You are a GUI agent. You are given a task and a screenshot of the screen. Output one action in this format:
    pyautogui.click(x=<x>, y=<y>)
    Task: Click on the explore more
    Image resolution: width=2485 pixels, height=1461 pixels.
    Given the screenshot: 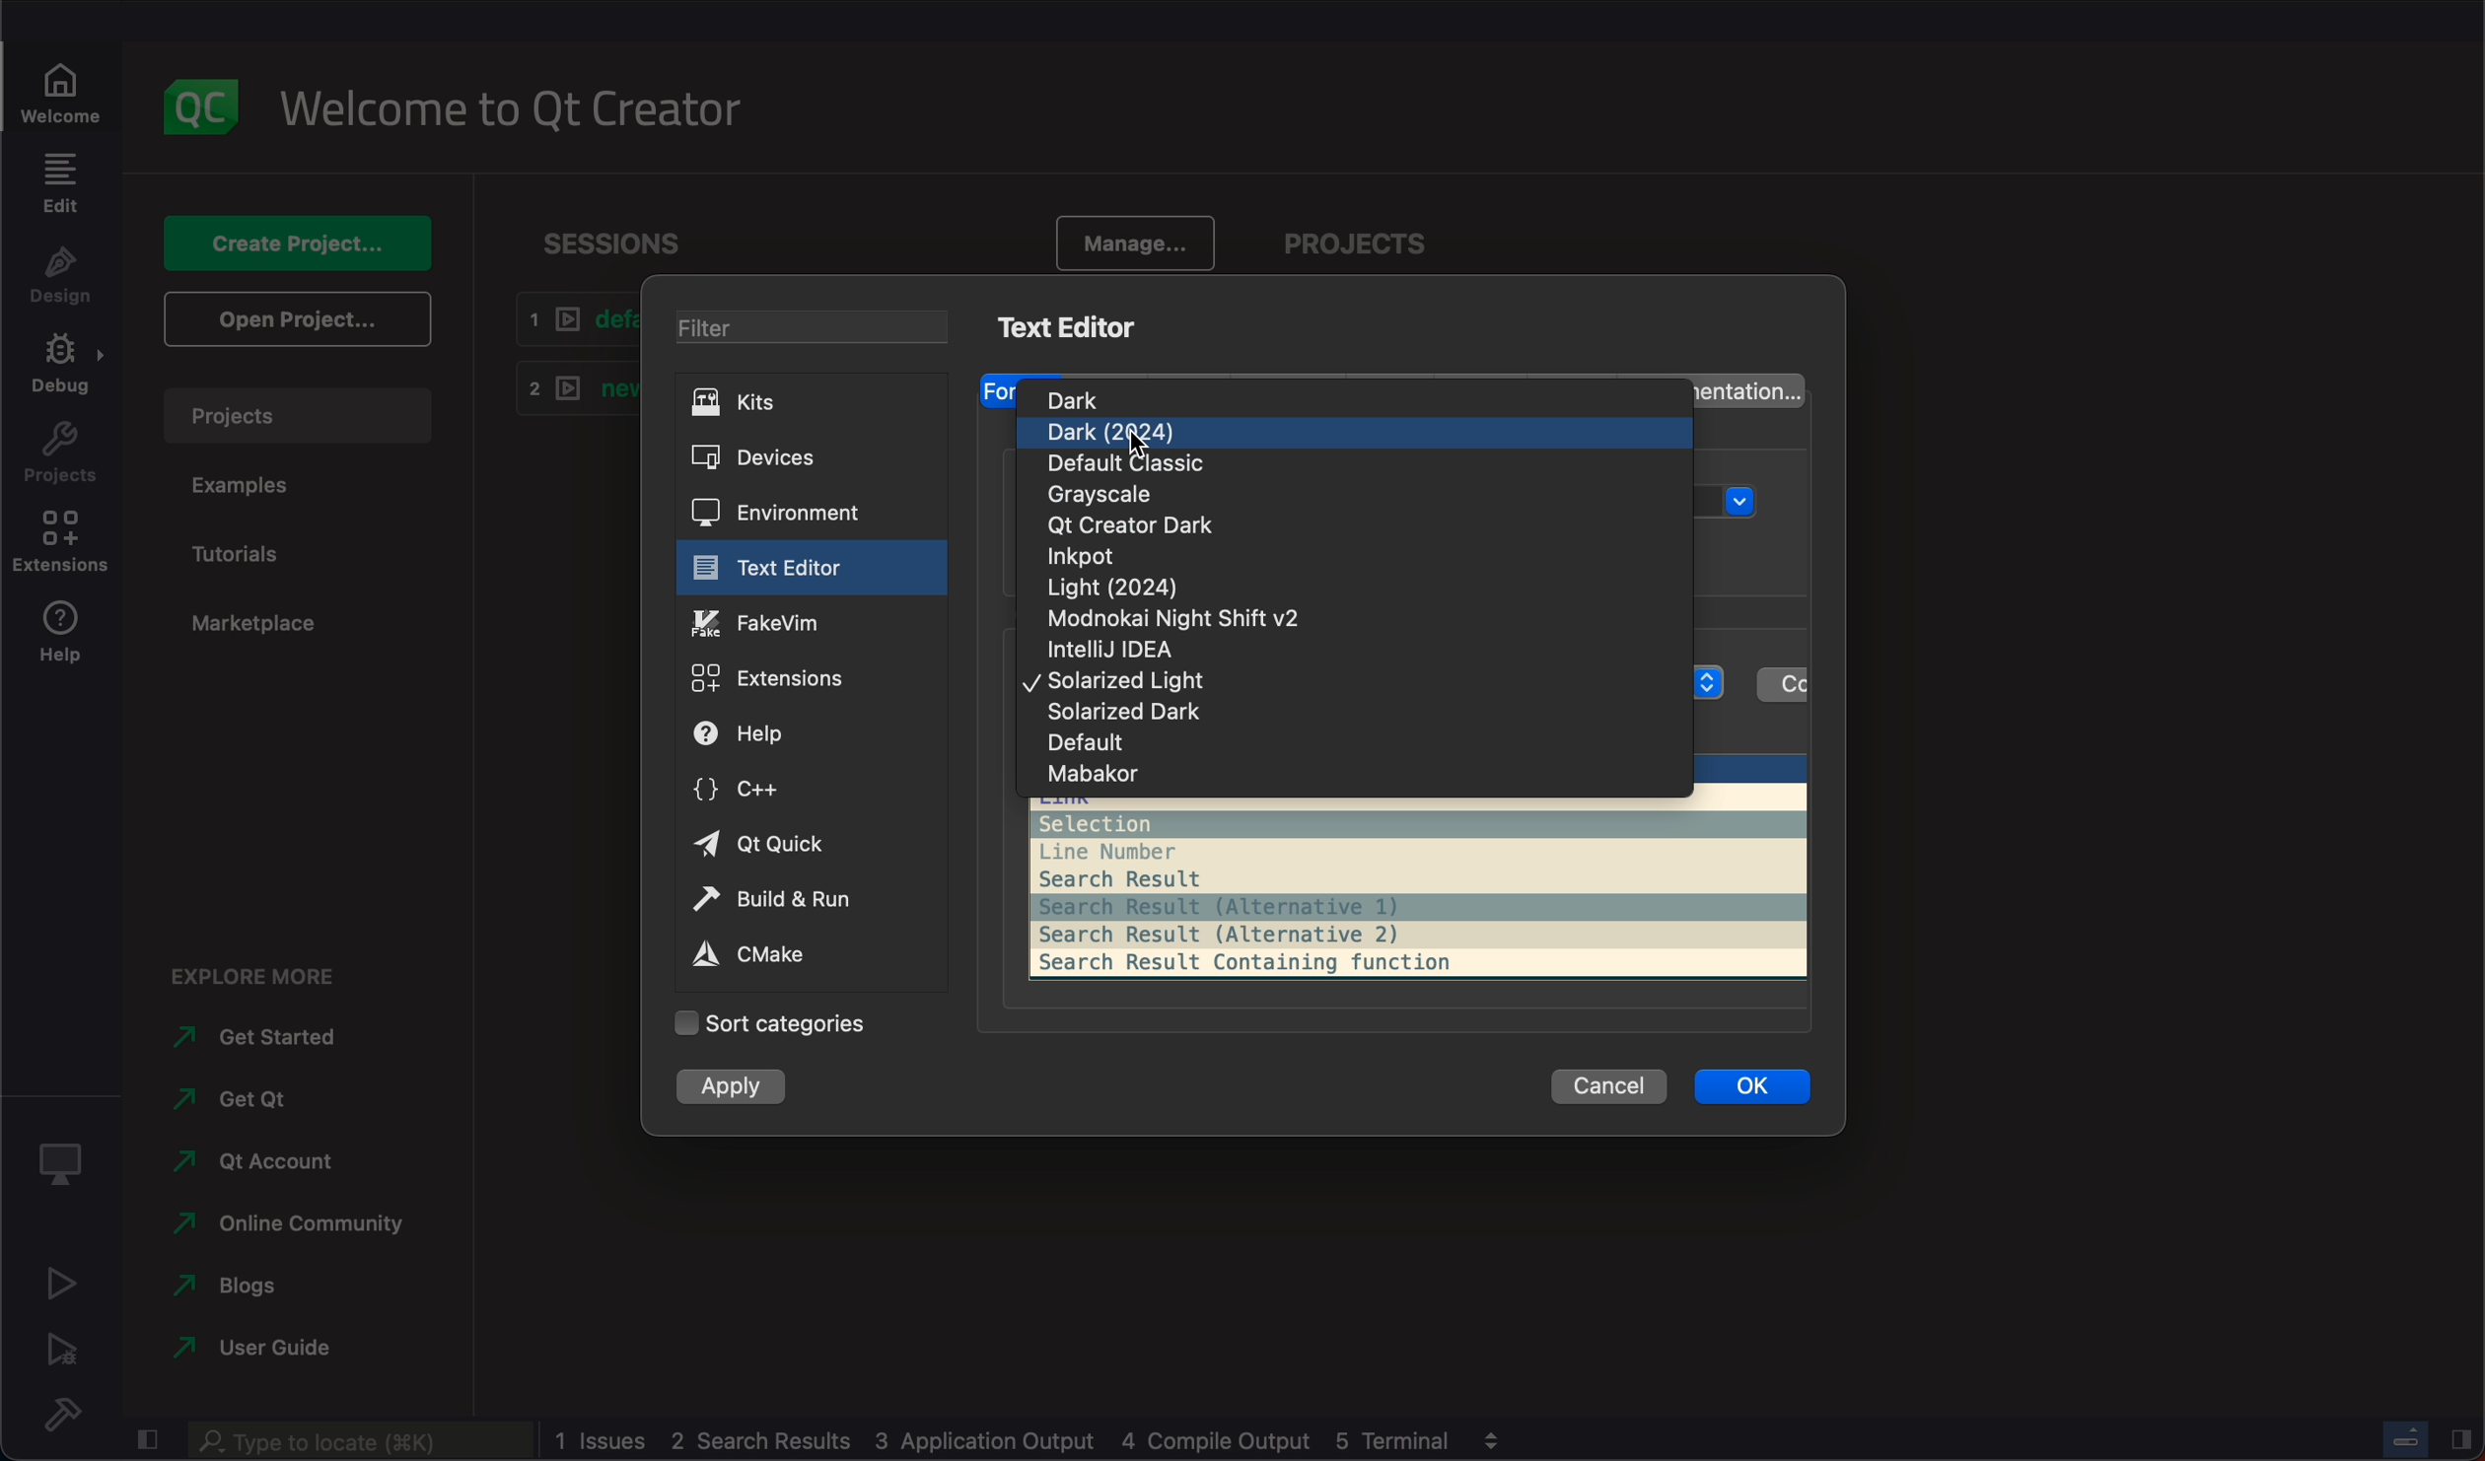 What is the action you would take?
    pyautogui.click(x=261, y=978)
    